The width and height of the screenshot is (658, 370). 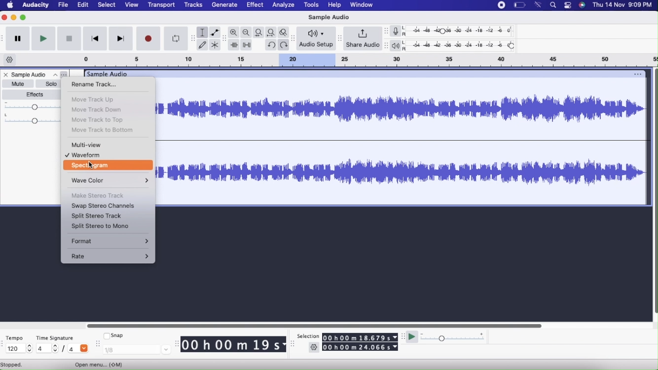 What do you see at coordinates (386, 31) in the screenshot?
I see `move toolbar` at bounding box center [386, 31].